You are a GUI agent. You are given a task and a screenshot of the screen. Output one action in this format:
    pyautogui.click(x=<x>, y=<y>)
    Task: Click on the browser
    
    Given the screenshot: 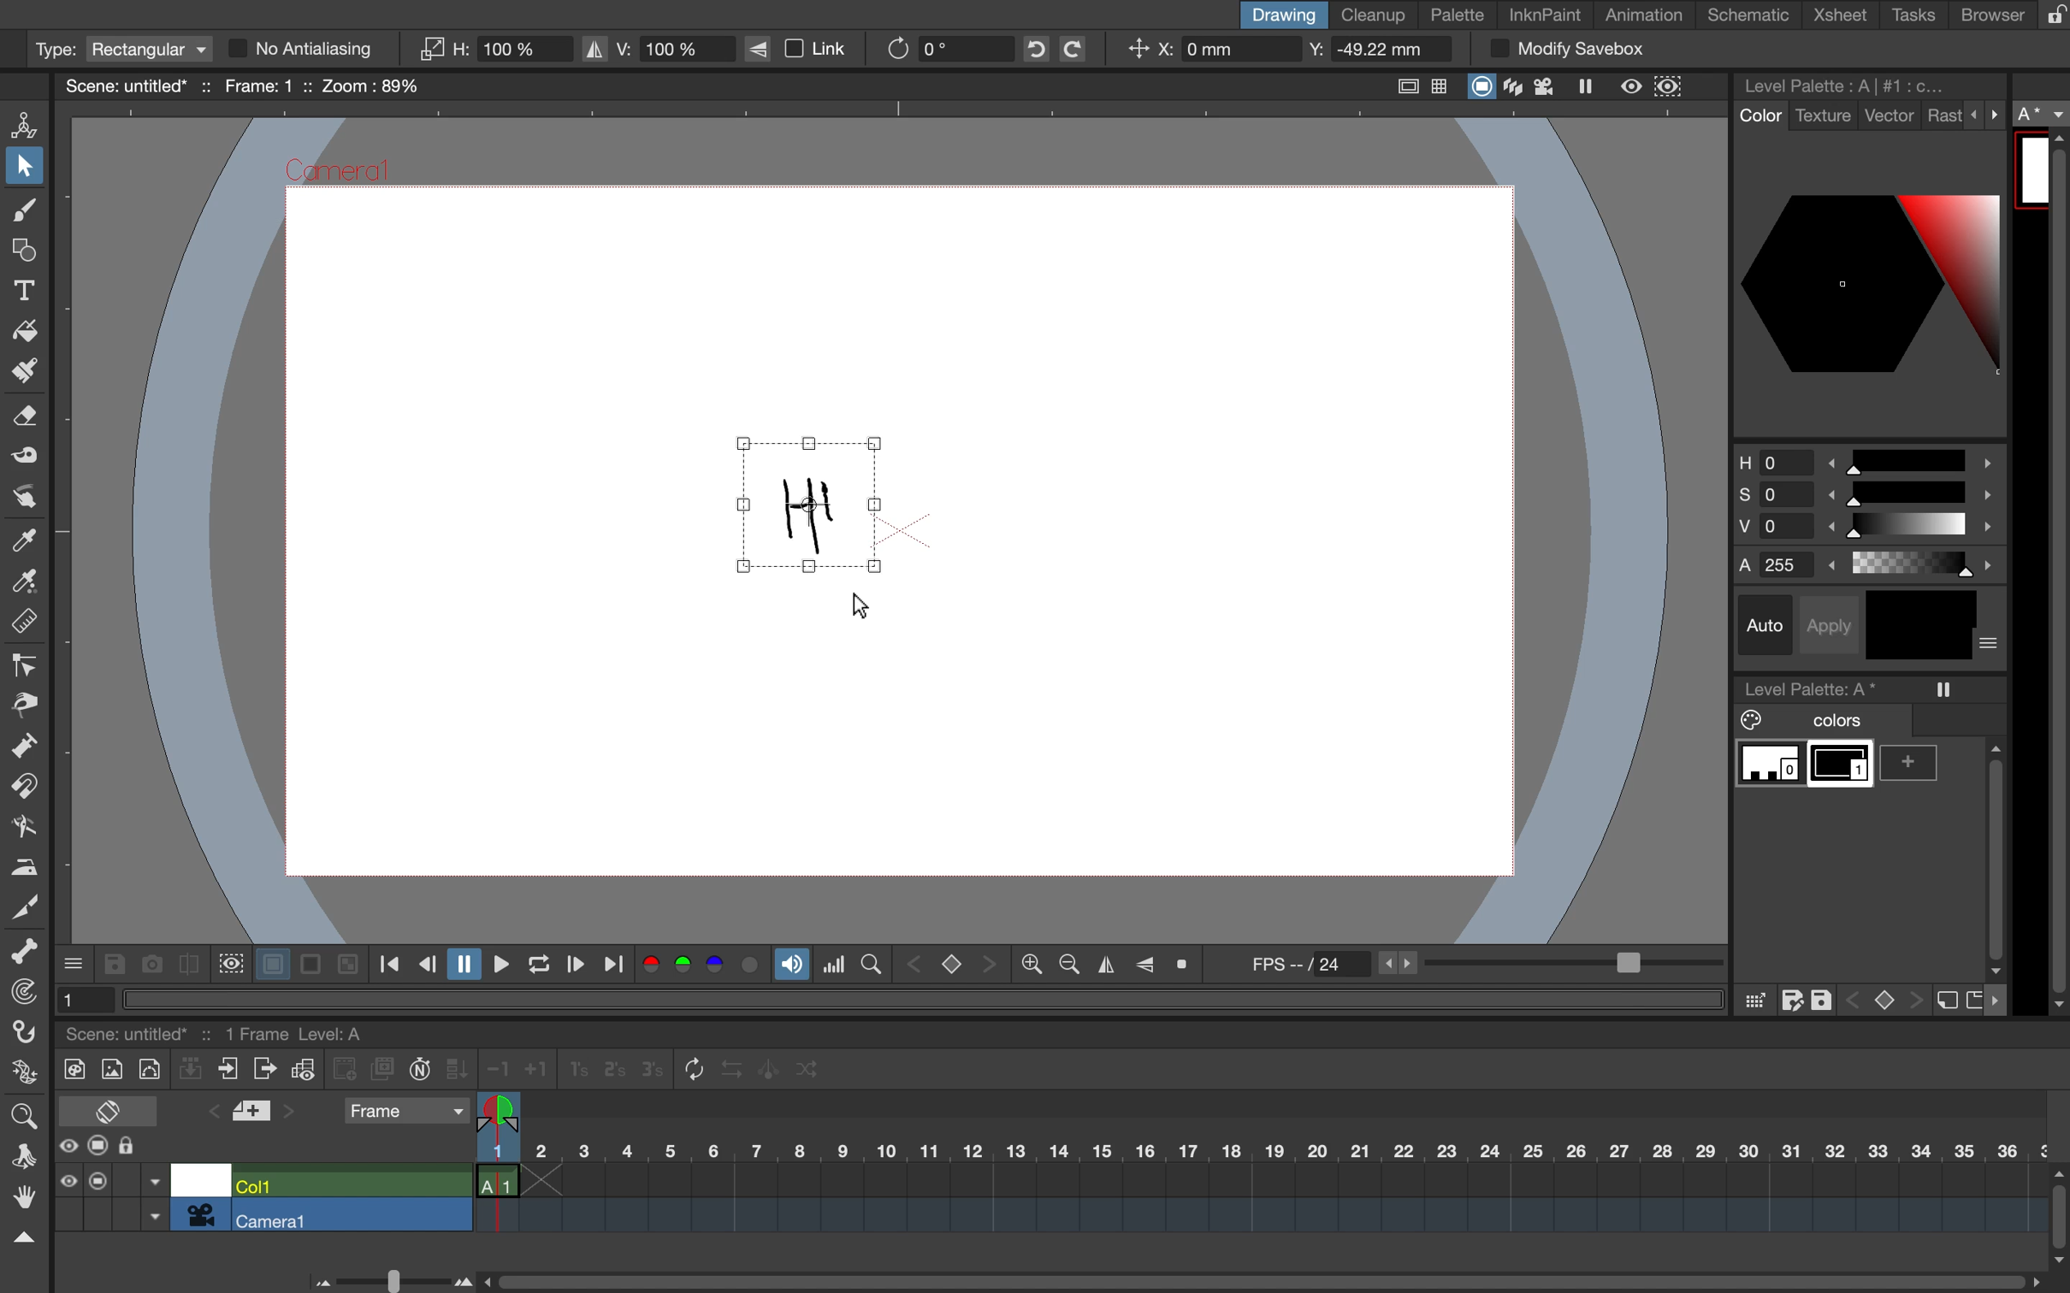 What is the action you would take?
    pyautogui.click(x=1981, y=14)
    